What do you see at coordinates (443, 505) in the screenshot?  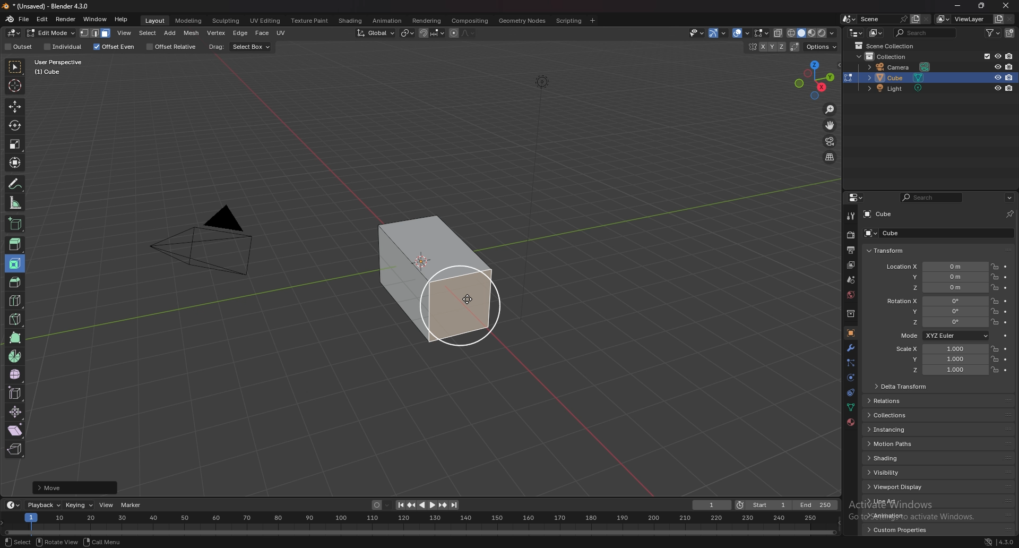 I see `jump to keyframe` at bounding box center [443, 505].